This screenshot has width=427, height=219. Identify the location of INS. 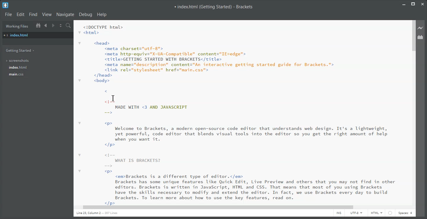
(339, 213).